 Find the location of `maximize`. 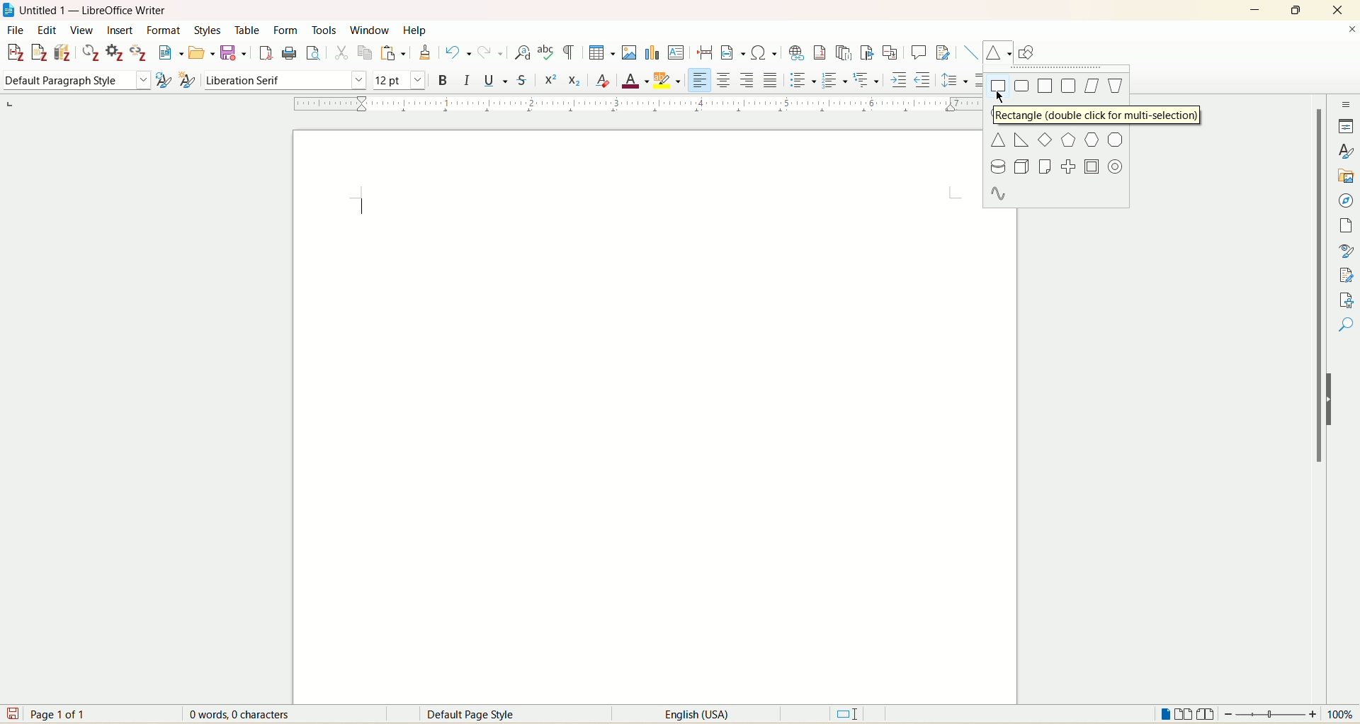

maximize is located at coordinates (1299, 9).